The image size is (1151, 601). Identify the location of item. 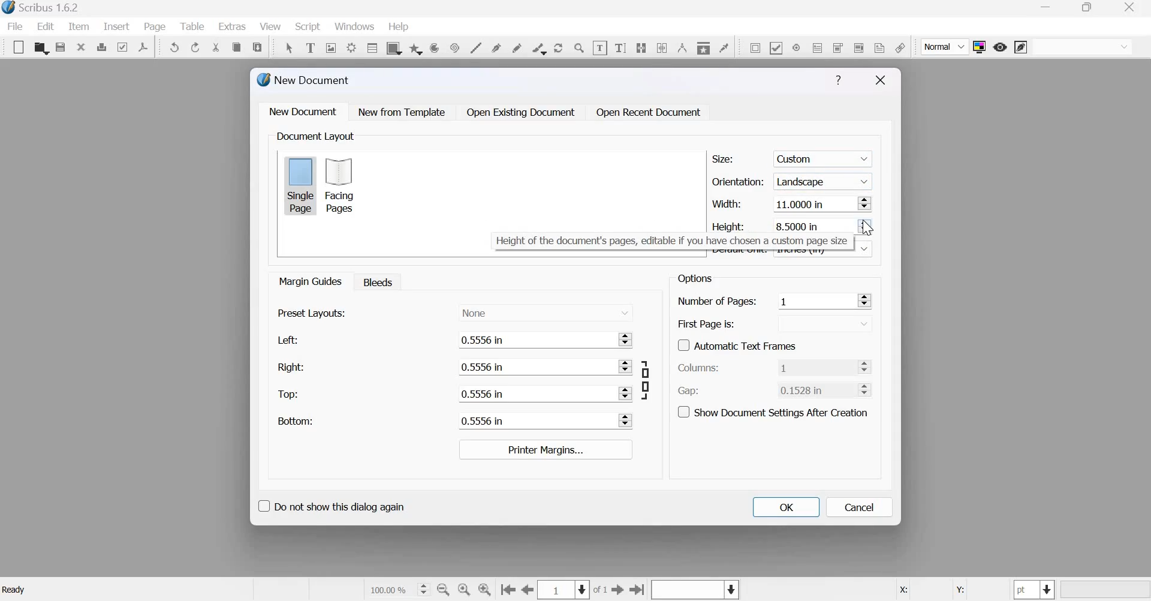
(77, 26).